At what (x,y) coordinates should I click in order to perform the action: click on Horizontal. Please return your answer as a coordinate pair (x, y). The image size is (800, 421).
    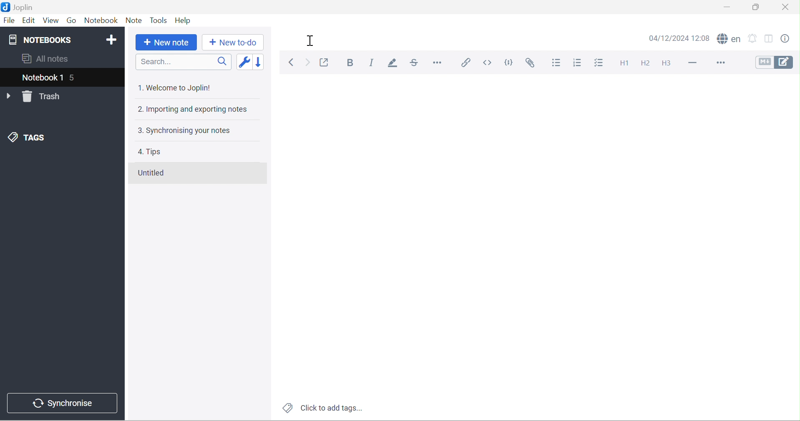
    Looking at the image, I should click on (439, 64).